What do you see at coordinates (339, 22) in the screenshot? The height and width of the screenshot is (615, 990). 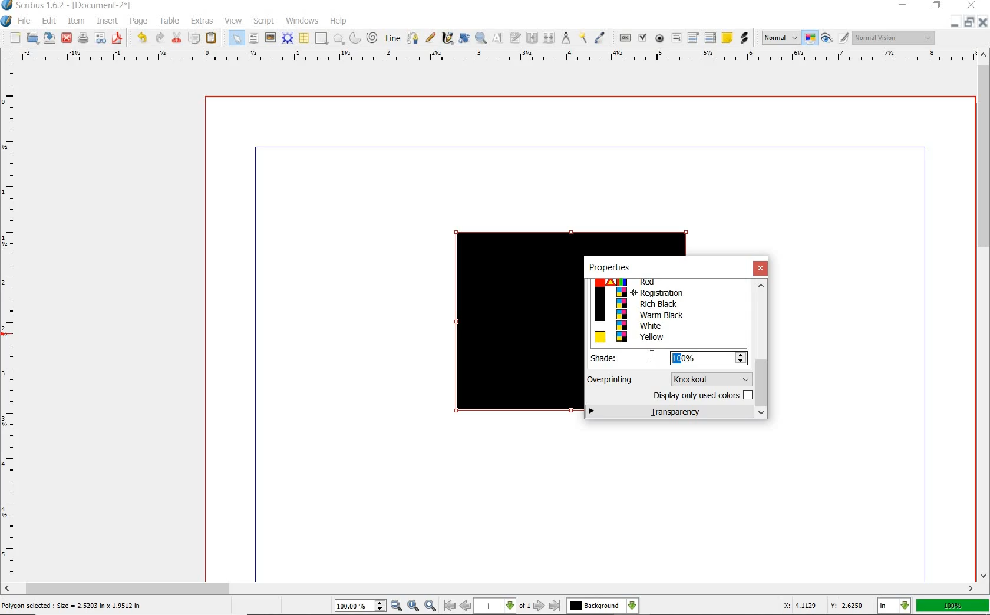 I see `help` at bounding box center [339, 22].